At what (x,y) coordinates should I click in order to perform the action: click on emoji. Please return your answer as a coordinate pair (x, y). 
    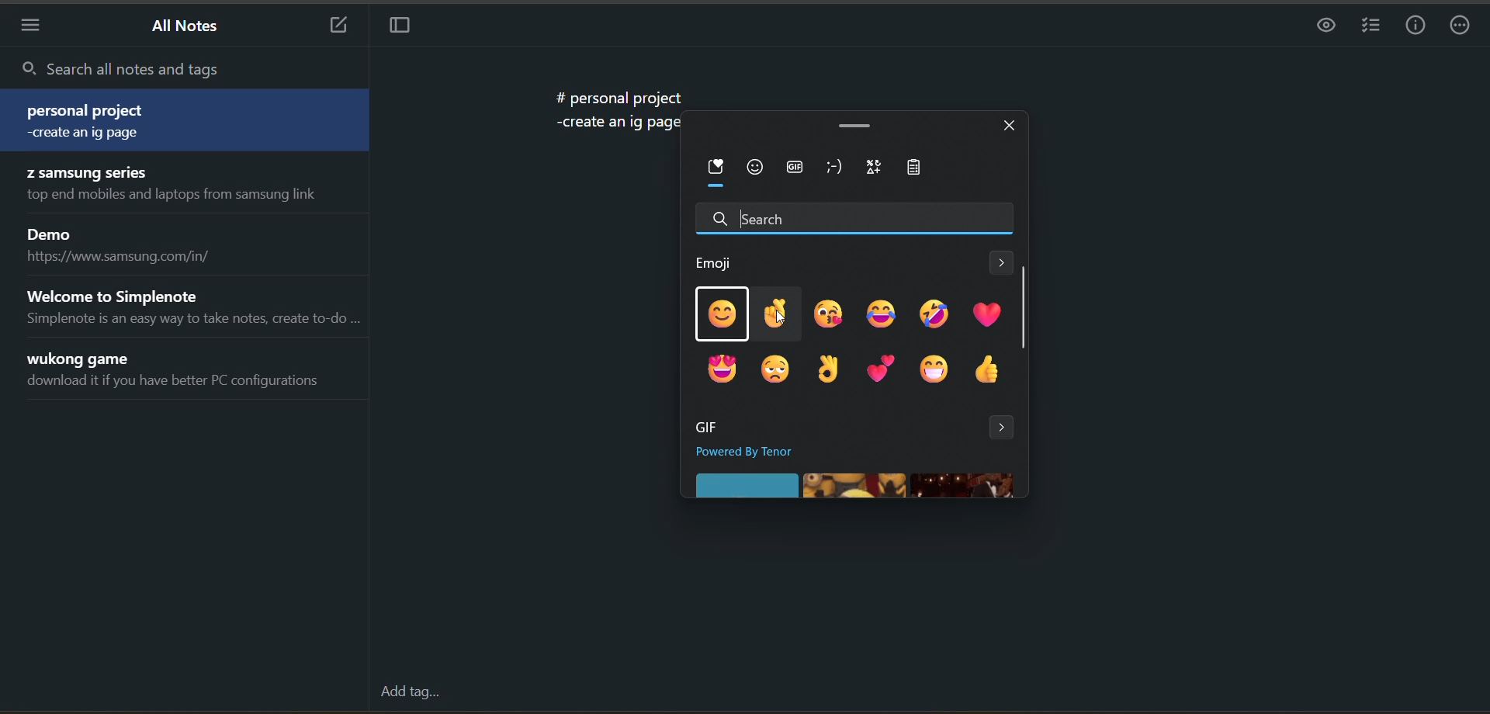
    Looking at the image, I should click on (716, 265).